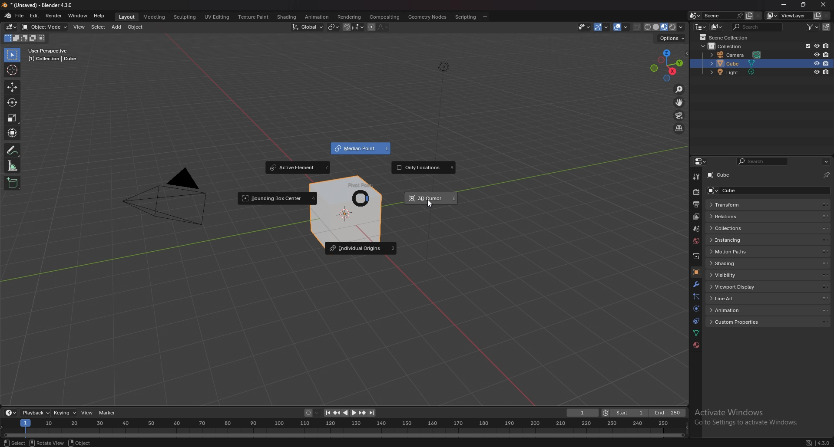  I want to click on title, so click(39, 5).